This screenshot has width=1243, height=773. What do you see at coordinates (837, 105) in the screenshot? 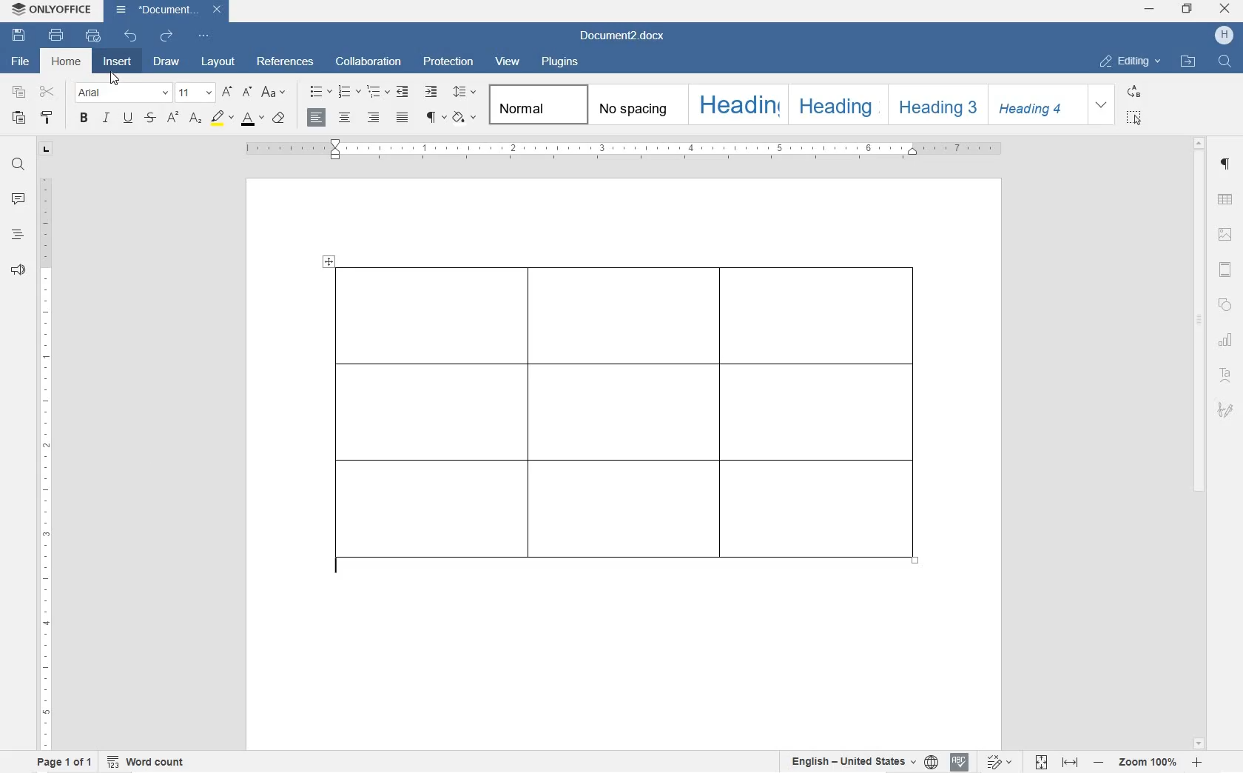
I see `HEADING 2` at bounding box center [837, 105].